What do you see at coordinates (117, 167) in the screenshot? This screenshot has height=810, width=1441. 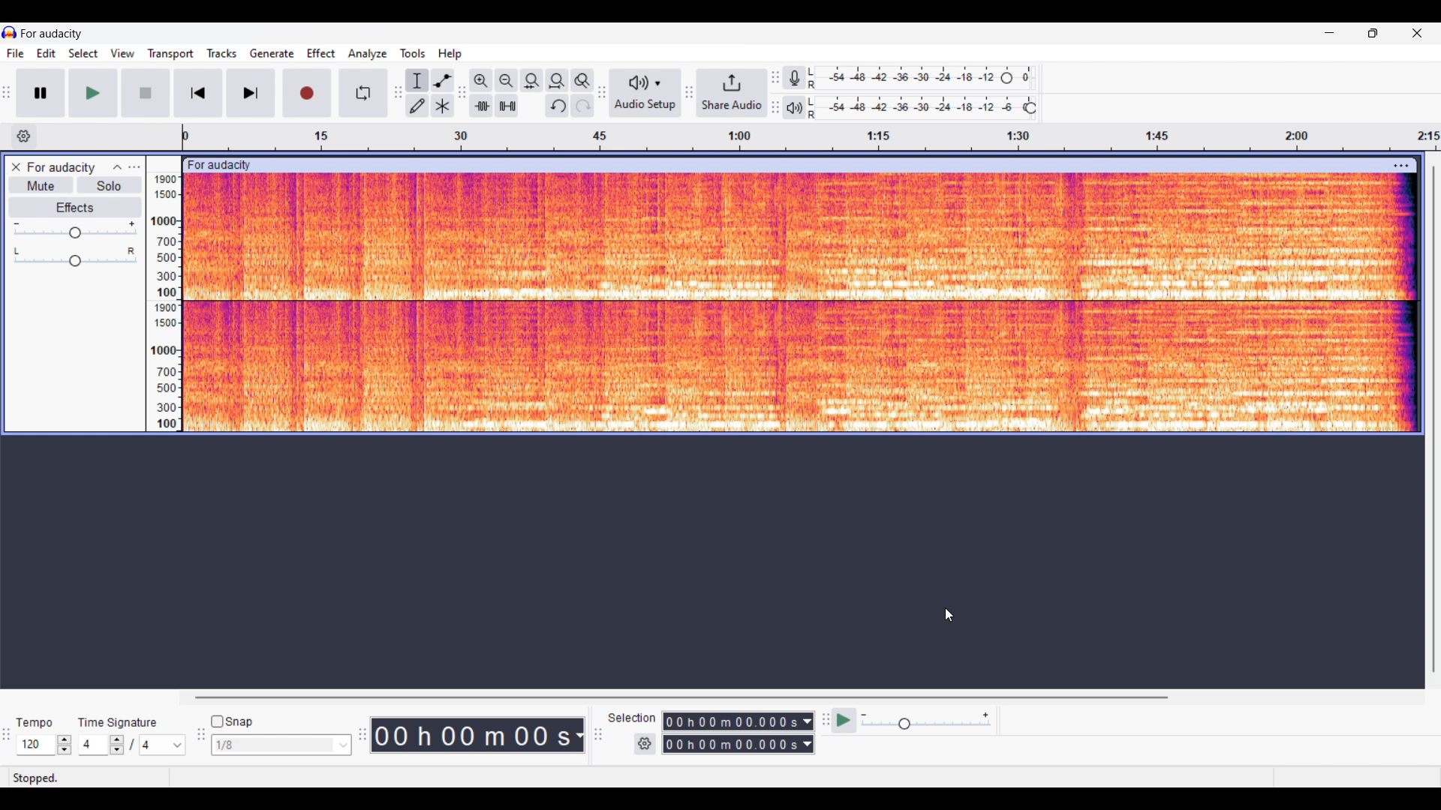 I see `Collapse` at bounding box center [117, 167].